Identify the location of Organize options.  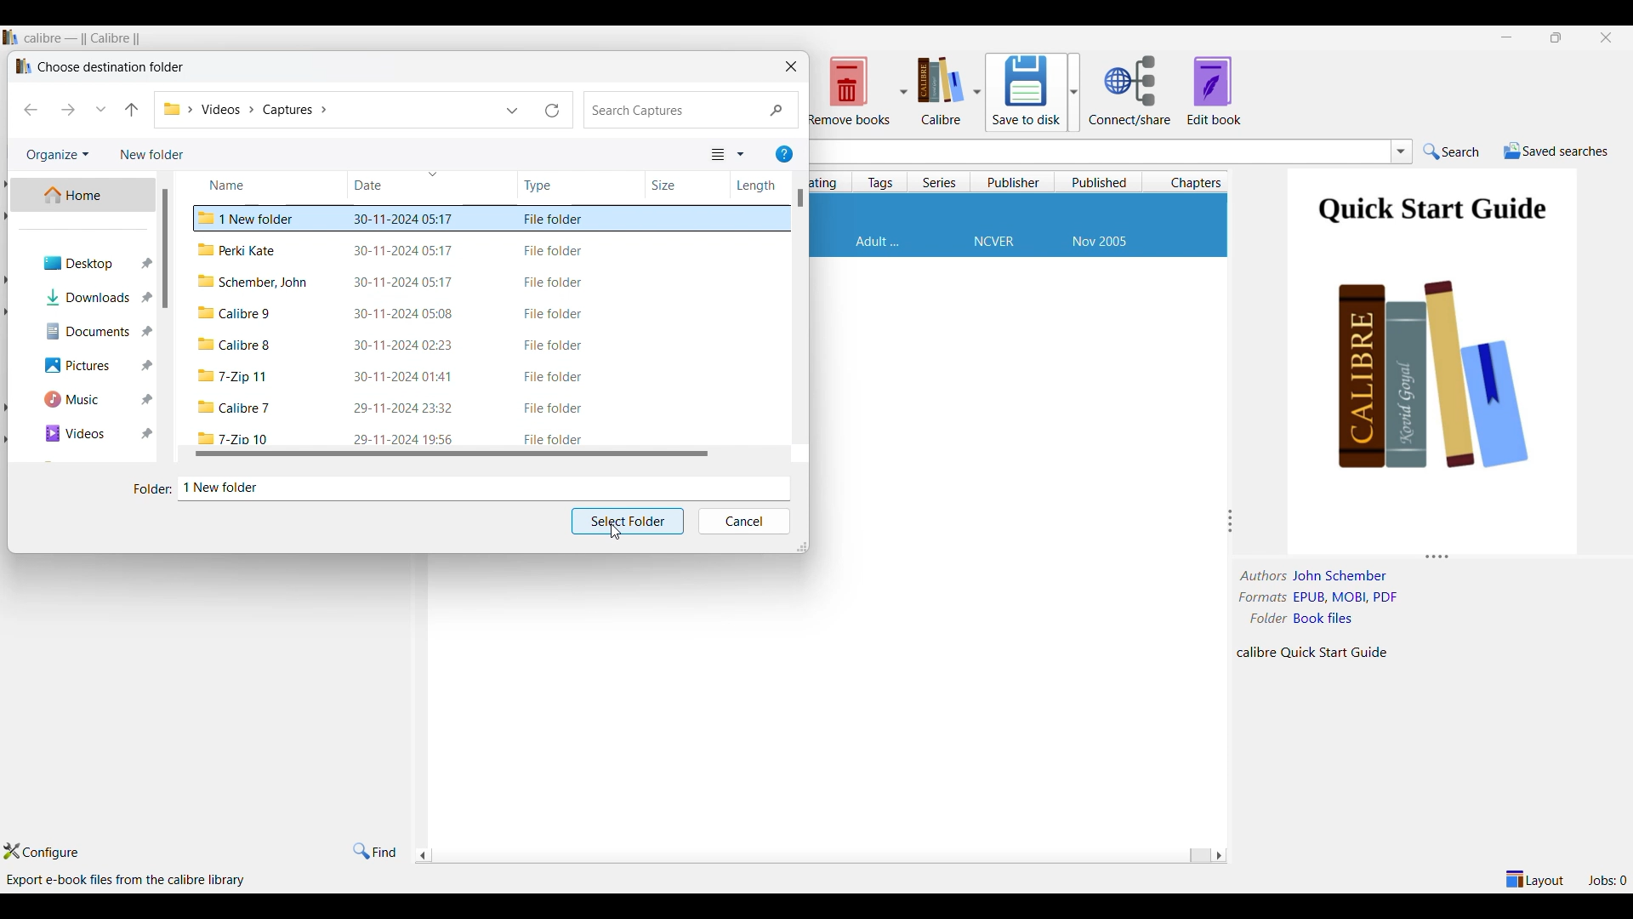
(59, 155).